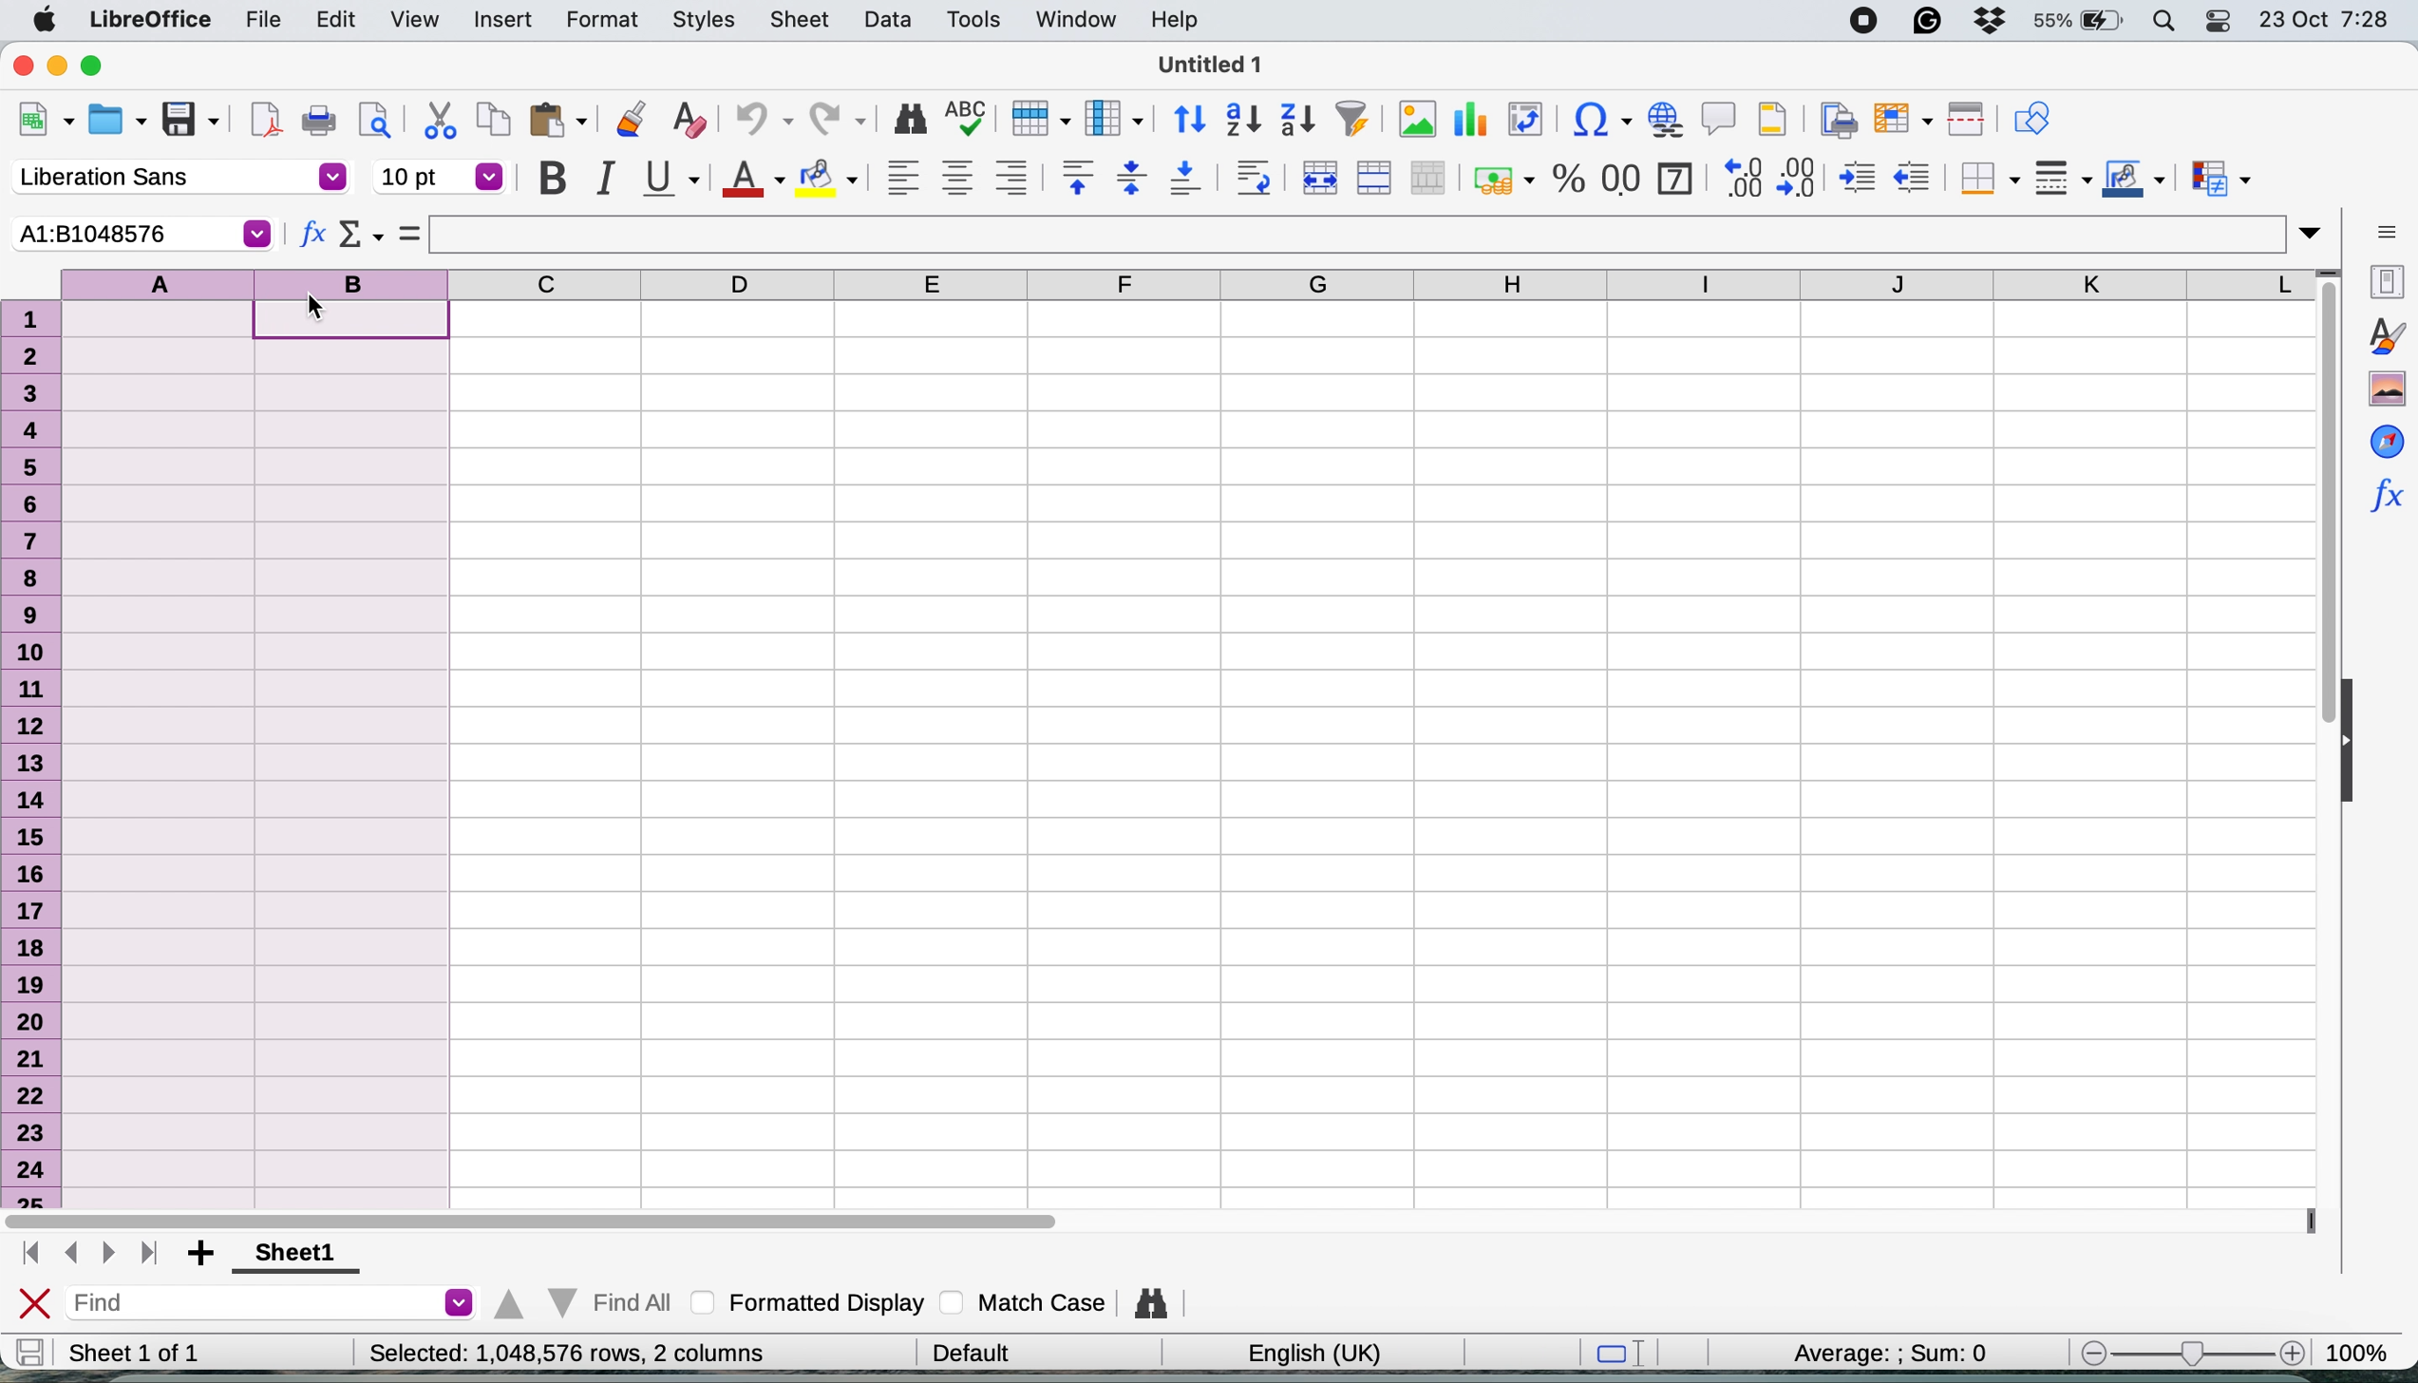 The width and height of the screenshot is (2418, 1383). What do you see at coordinates (903, 118) in the screenshot?
I see `find and replace` at bounding box center [903, 118].